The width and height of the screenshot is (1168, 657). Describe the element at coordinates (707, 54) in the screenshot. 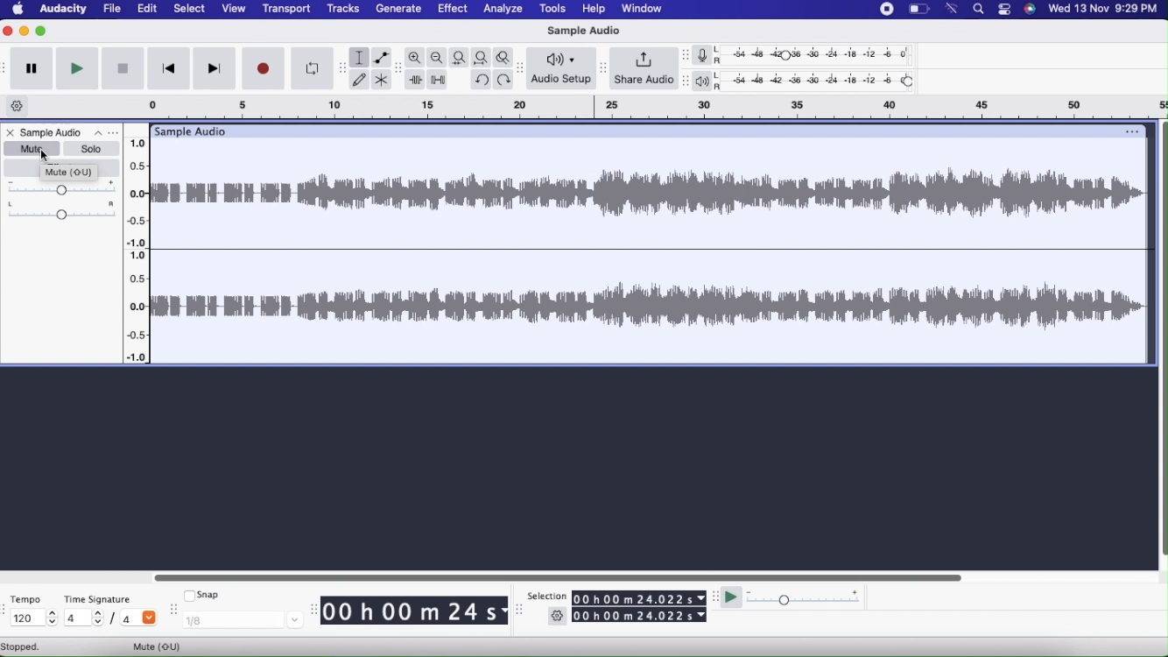

I see `Record meter` at that location.